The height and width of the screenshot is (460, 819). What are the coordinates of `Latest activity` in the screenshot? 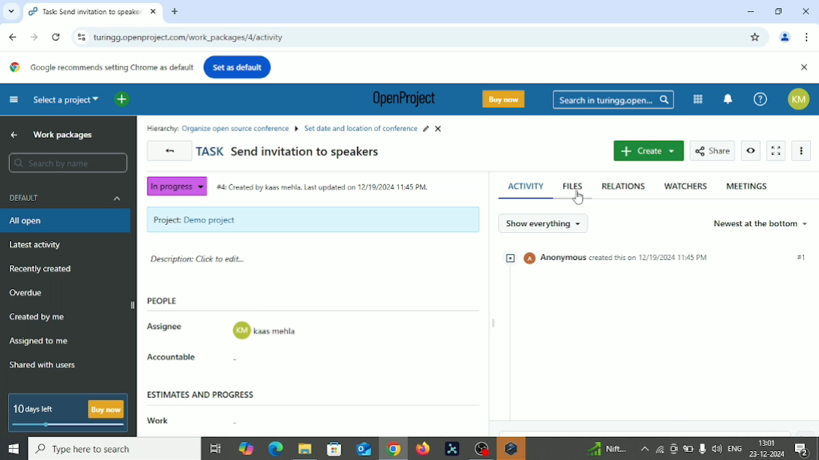 It's located at (36, 245).